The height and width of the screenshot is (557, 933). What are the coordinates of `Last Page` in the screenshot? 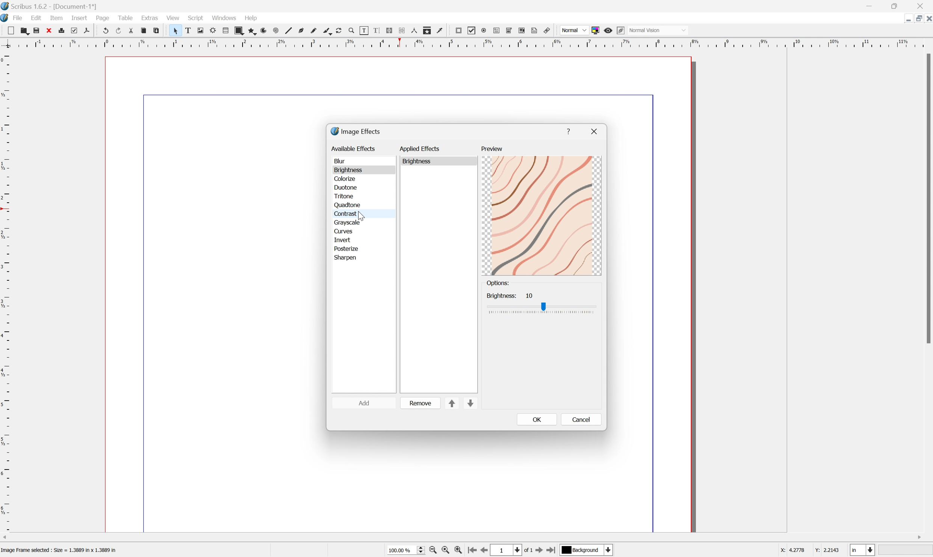 It's located at (554, 550).